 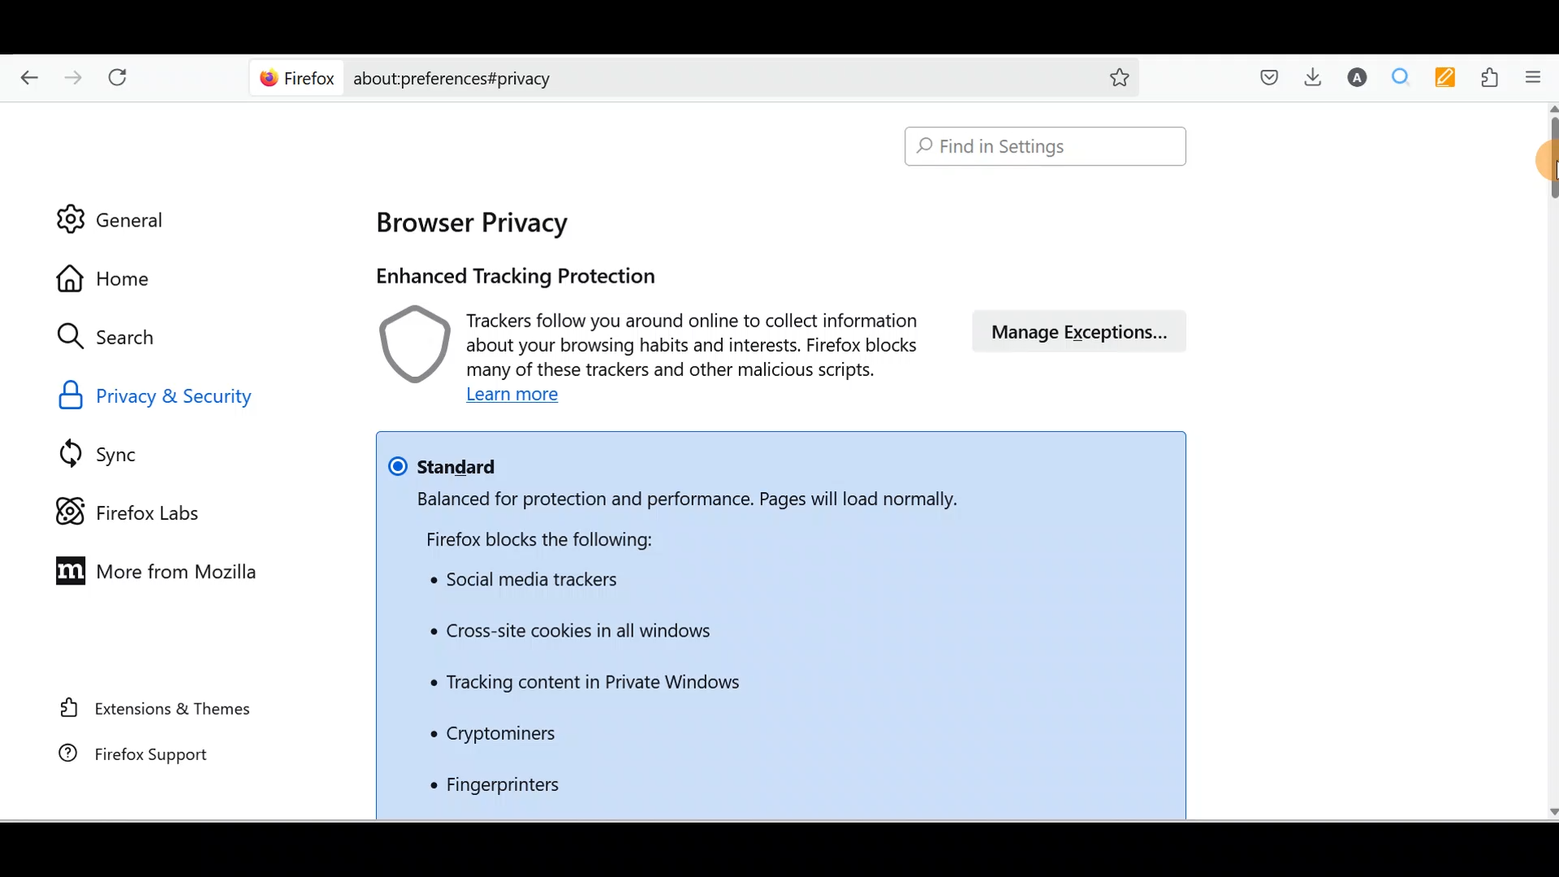 What do you see at coordinates (120, 76) in the screenshot?
I see `Reload current page` at bounding box center [120, 76].